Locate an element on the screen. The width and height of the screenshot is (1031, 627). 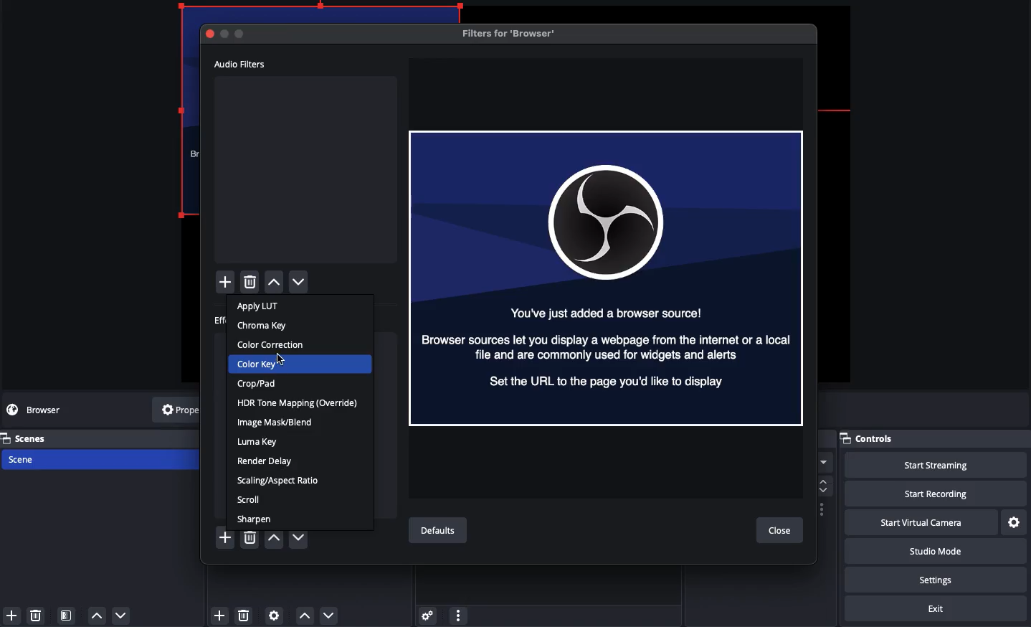
Settings is located at coordinates (1013, 523).